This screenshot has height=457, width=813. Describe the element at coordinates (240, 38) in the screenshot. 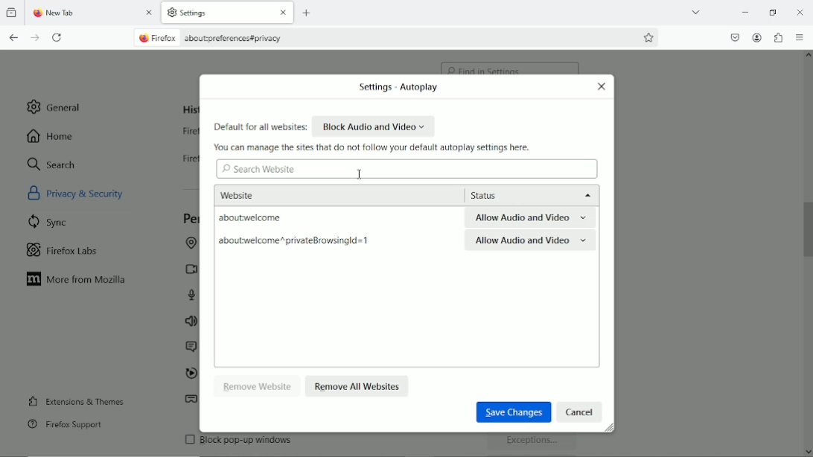

I see `about:oreferences#privacy` at that location.